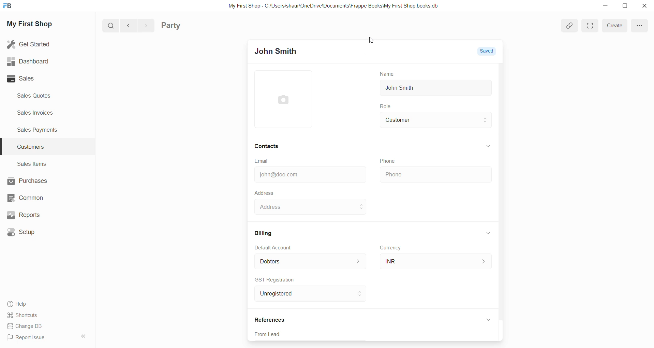  I want to click on move to above address, so click(361, 259).